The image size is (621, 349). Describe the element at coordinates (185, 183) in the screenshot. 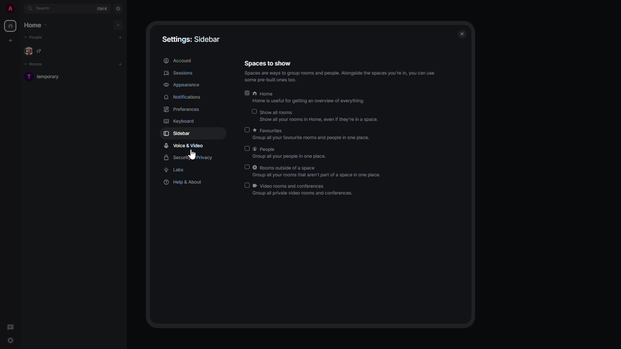

I see `help & about` at that location.